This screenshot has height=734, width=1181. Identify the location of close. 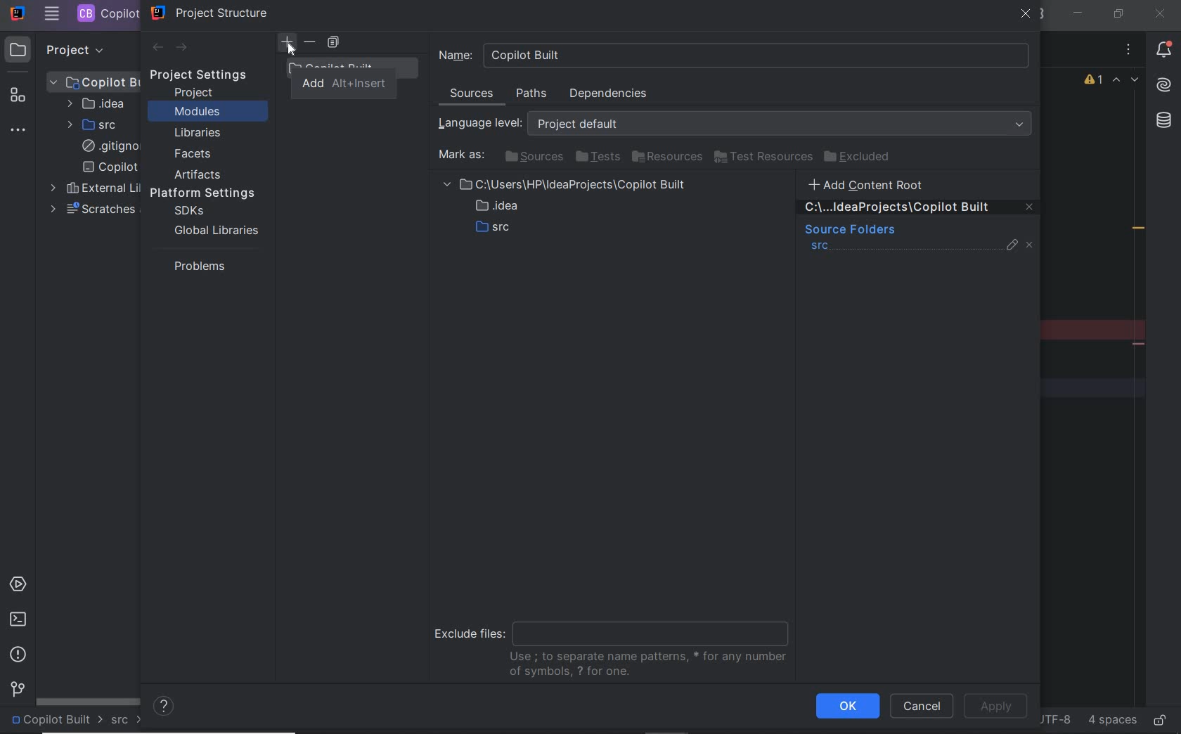
(1026, 15).